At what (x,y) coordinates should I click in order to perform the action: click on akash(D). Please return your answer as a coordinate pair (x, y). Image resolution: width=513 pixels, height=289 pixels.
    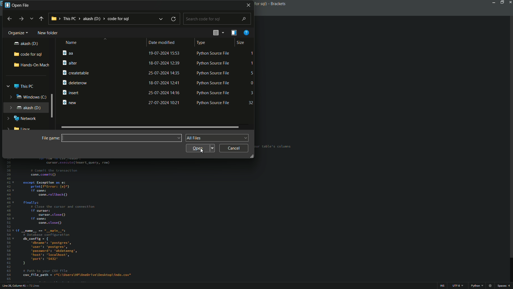
    Looking at the image, I should click on (26, 43).